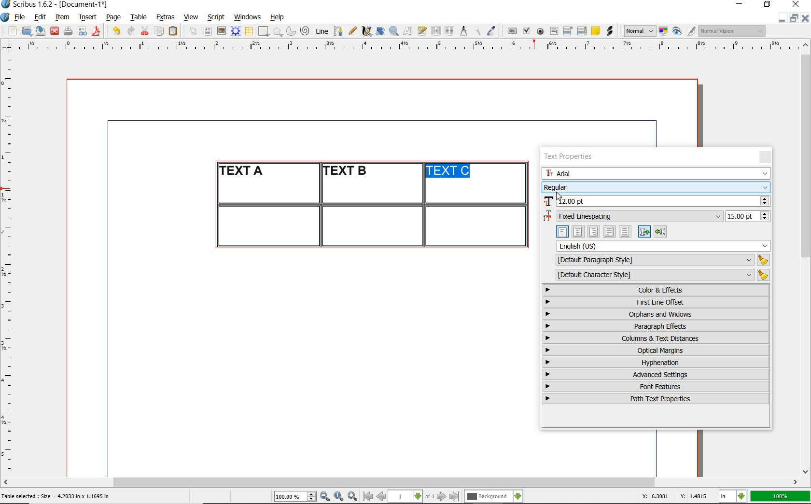  Describe the element at coordinates (797, 4) in the screenshot. I see `close` at that location.